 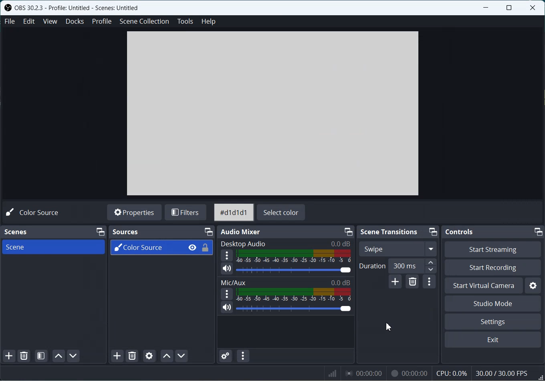 I want to click on Settings, so click(x=492, y=321).